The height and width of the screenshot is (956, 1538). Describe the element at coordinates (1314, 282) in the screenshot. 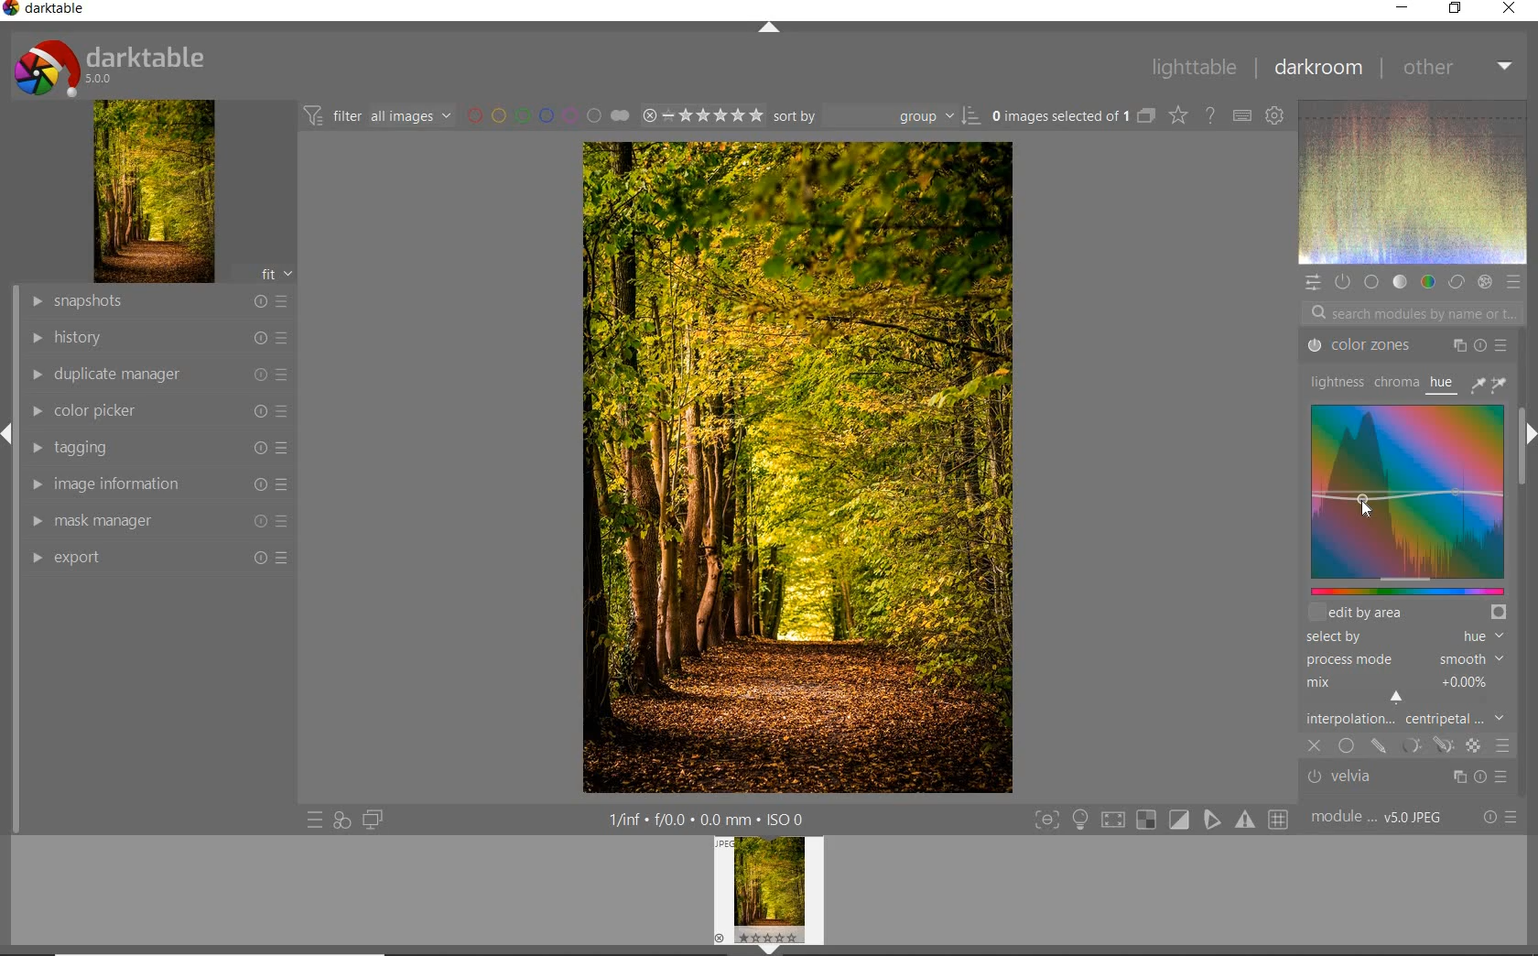

I see `QUICK ACCESS PANEL` at that location.